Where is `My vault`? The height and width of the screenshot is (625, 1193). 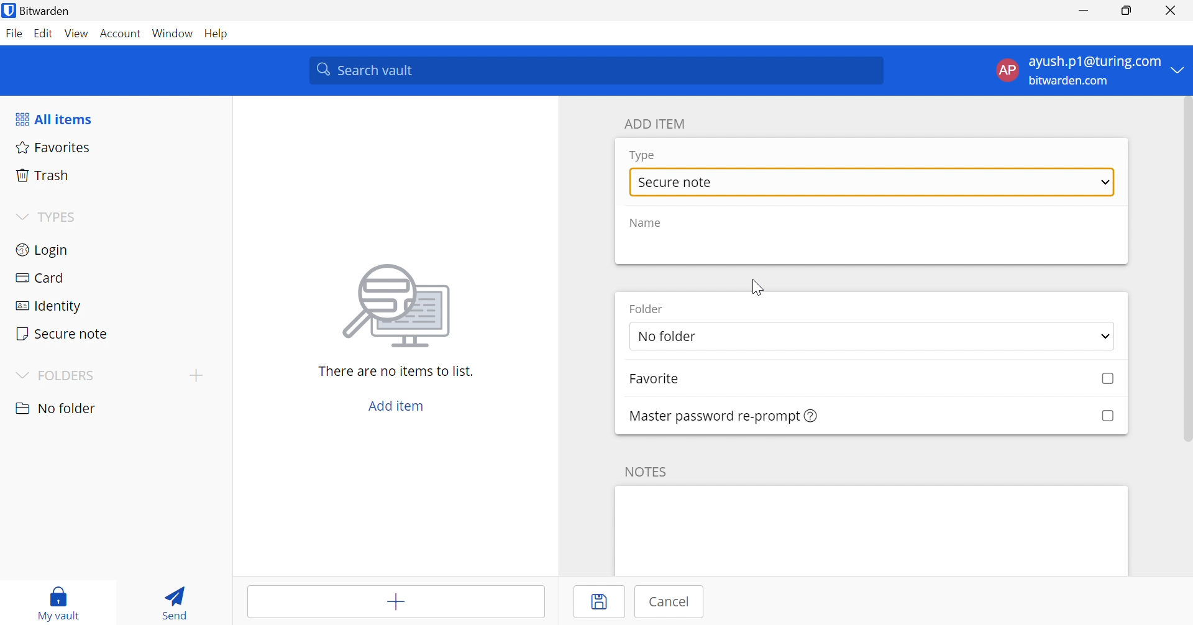
My vault is located at coordinates (60, 603).